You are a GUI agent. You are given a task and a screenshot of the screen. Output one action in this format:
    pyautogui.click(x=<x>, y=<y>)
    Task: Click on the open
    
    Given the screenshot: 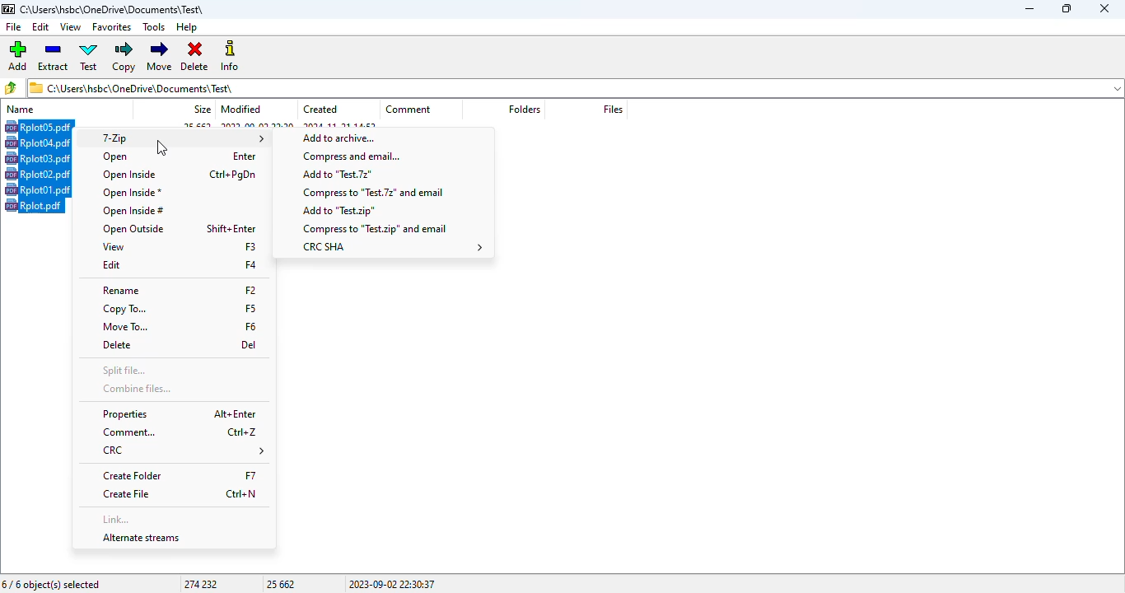 What is the action you would take?
    pyautogui.click(x=181, y=157)
    